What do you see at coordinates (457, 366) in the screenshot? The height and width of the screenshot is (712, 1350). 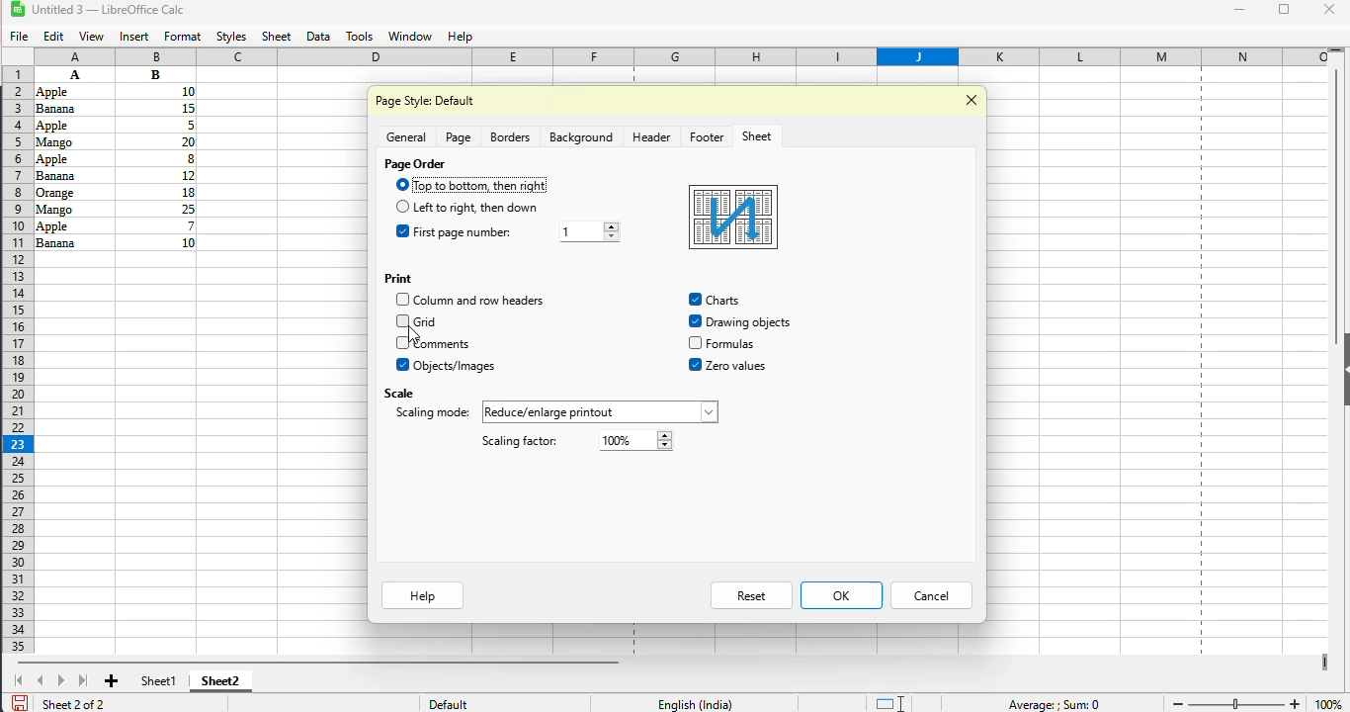 I see `objects/images` at bounding box center [457, 366].